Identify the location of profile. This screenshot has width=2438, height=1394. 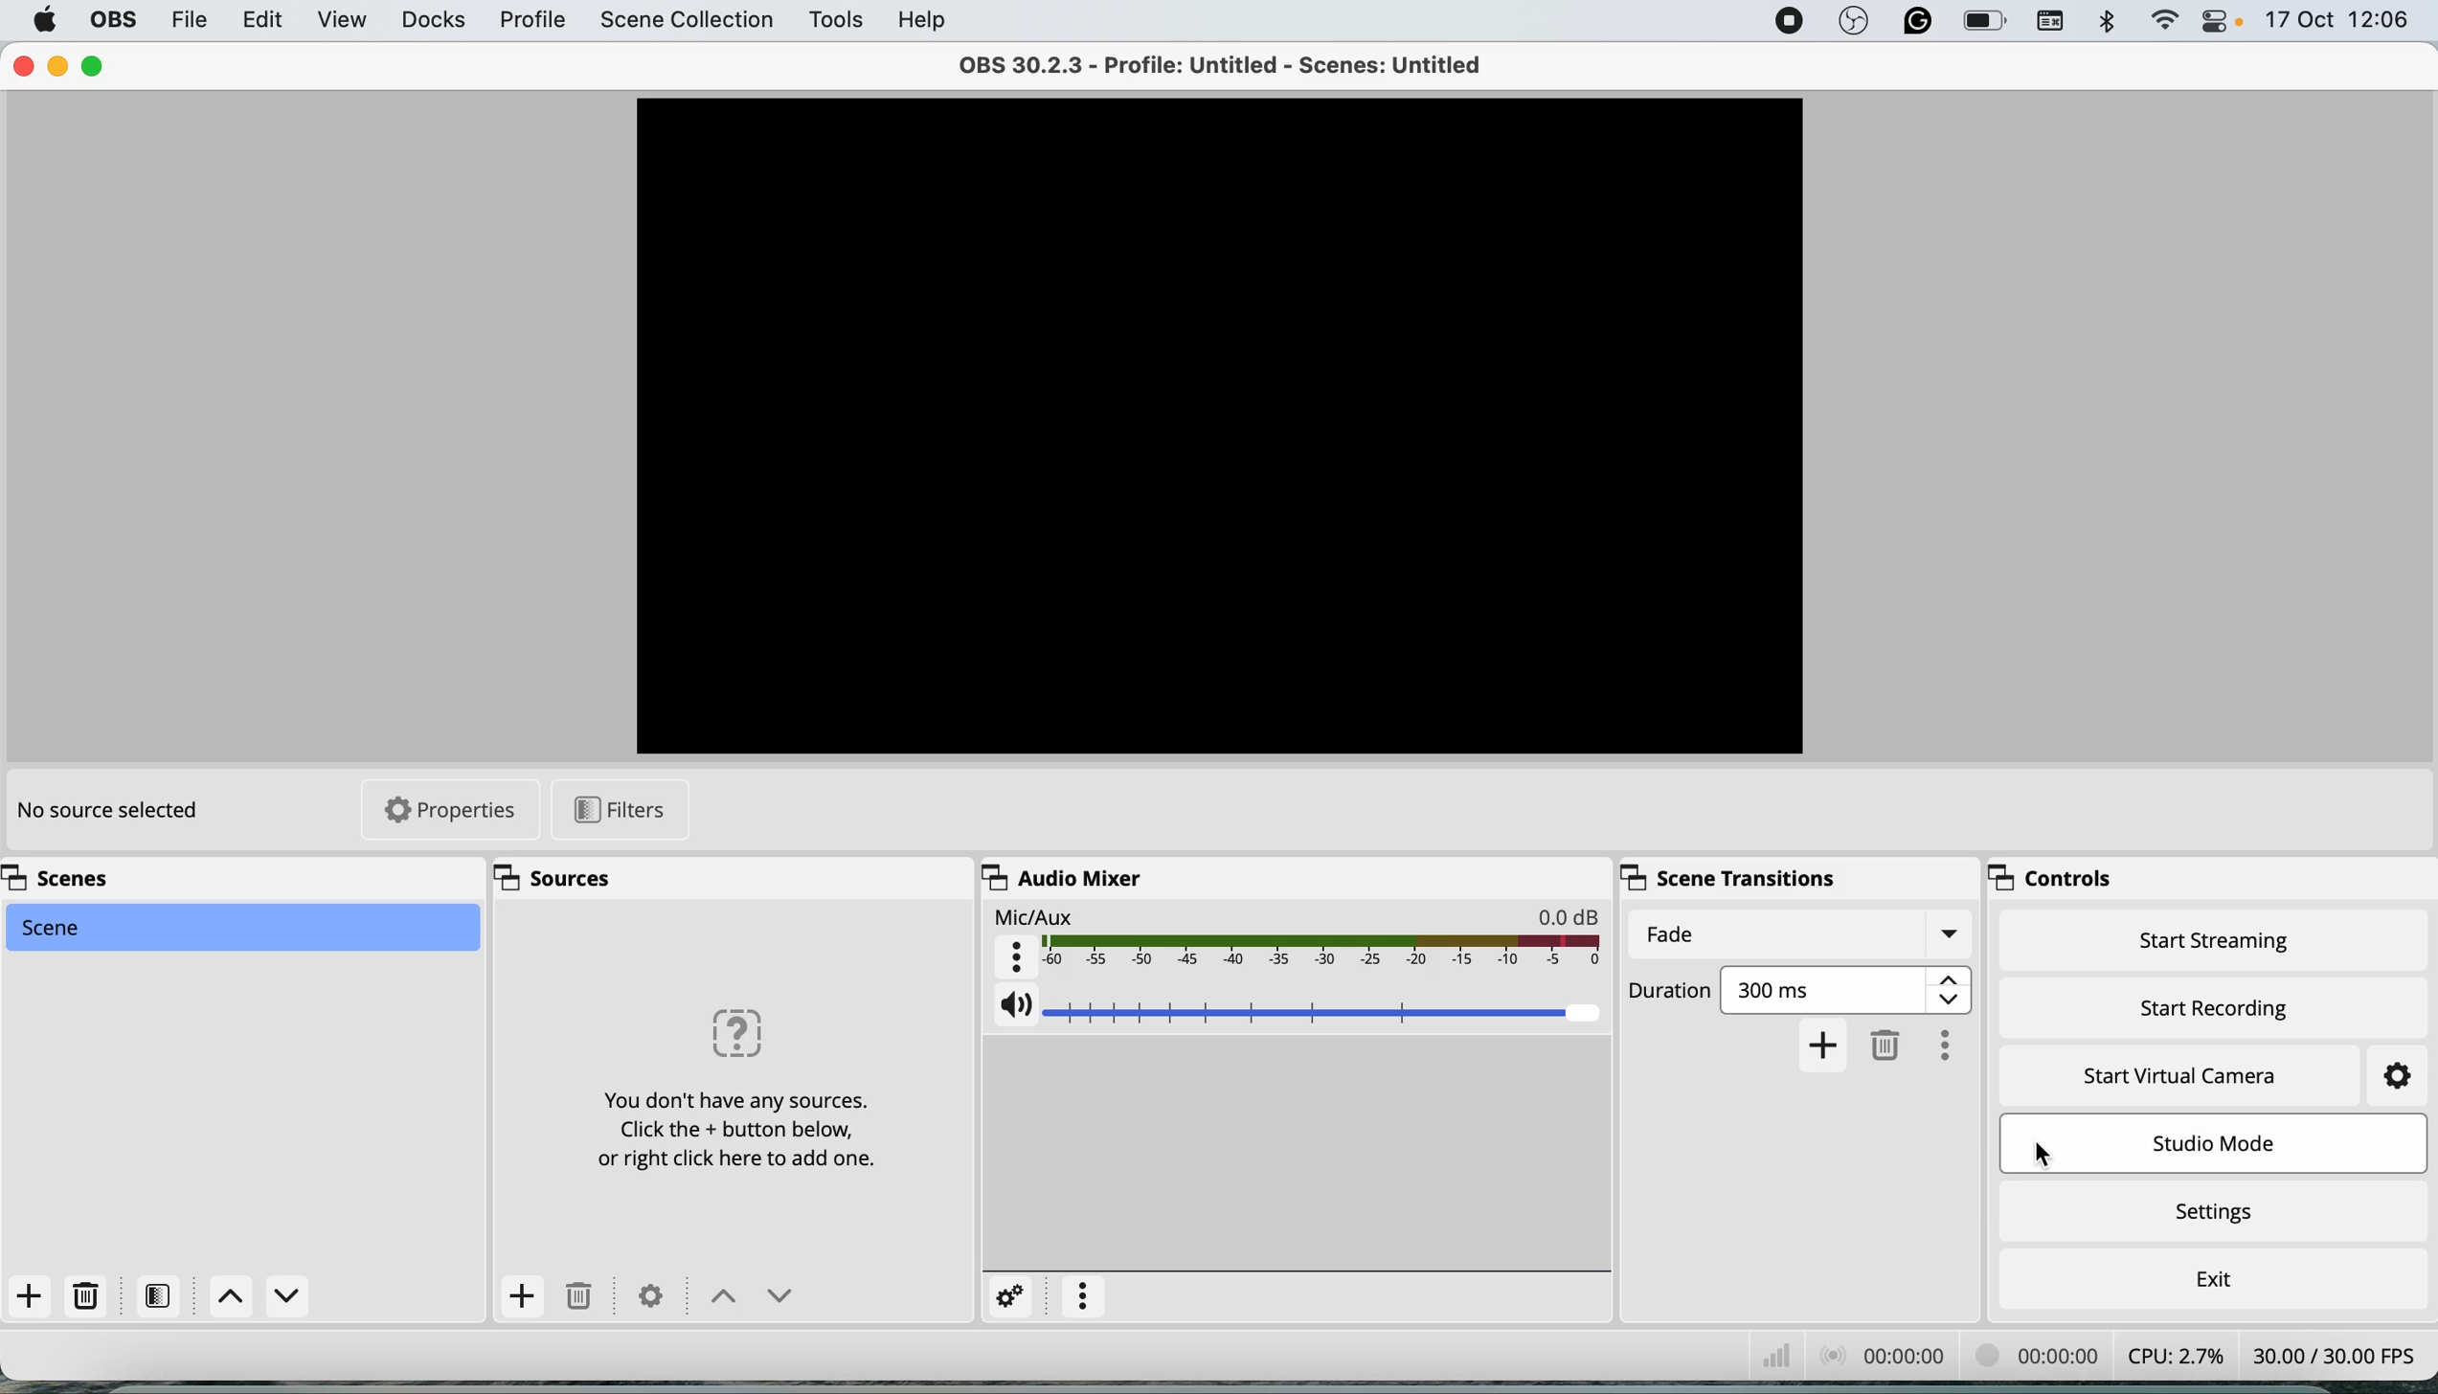
(538, 23).